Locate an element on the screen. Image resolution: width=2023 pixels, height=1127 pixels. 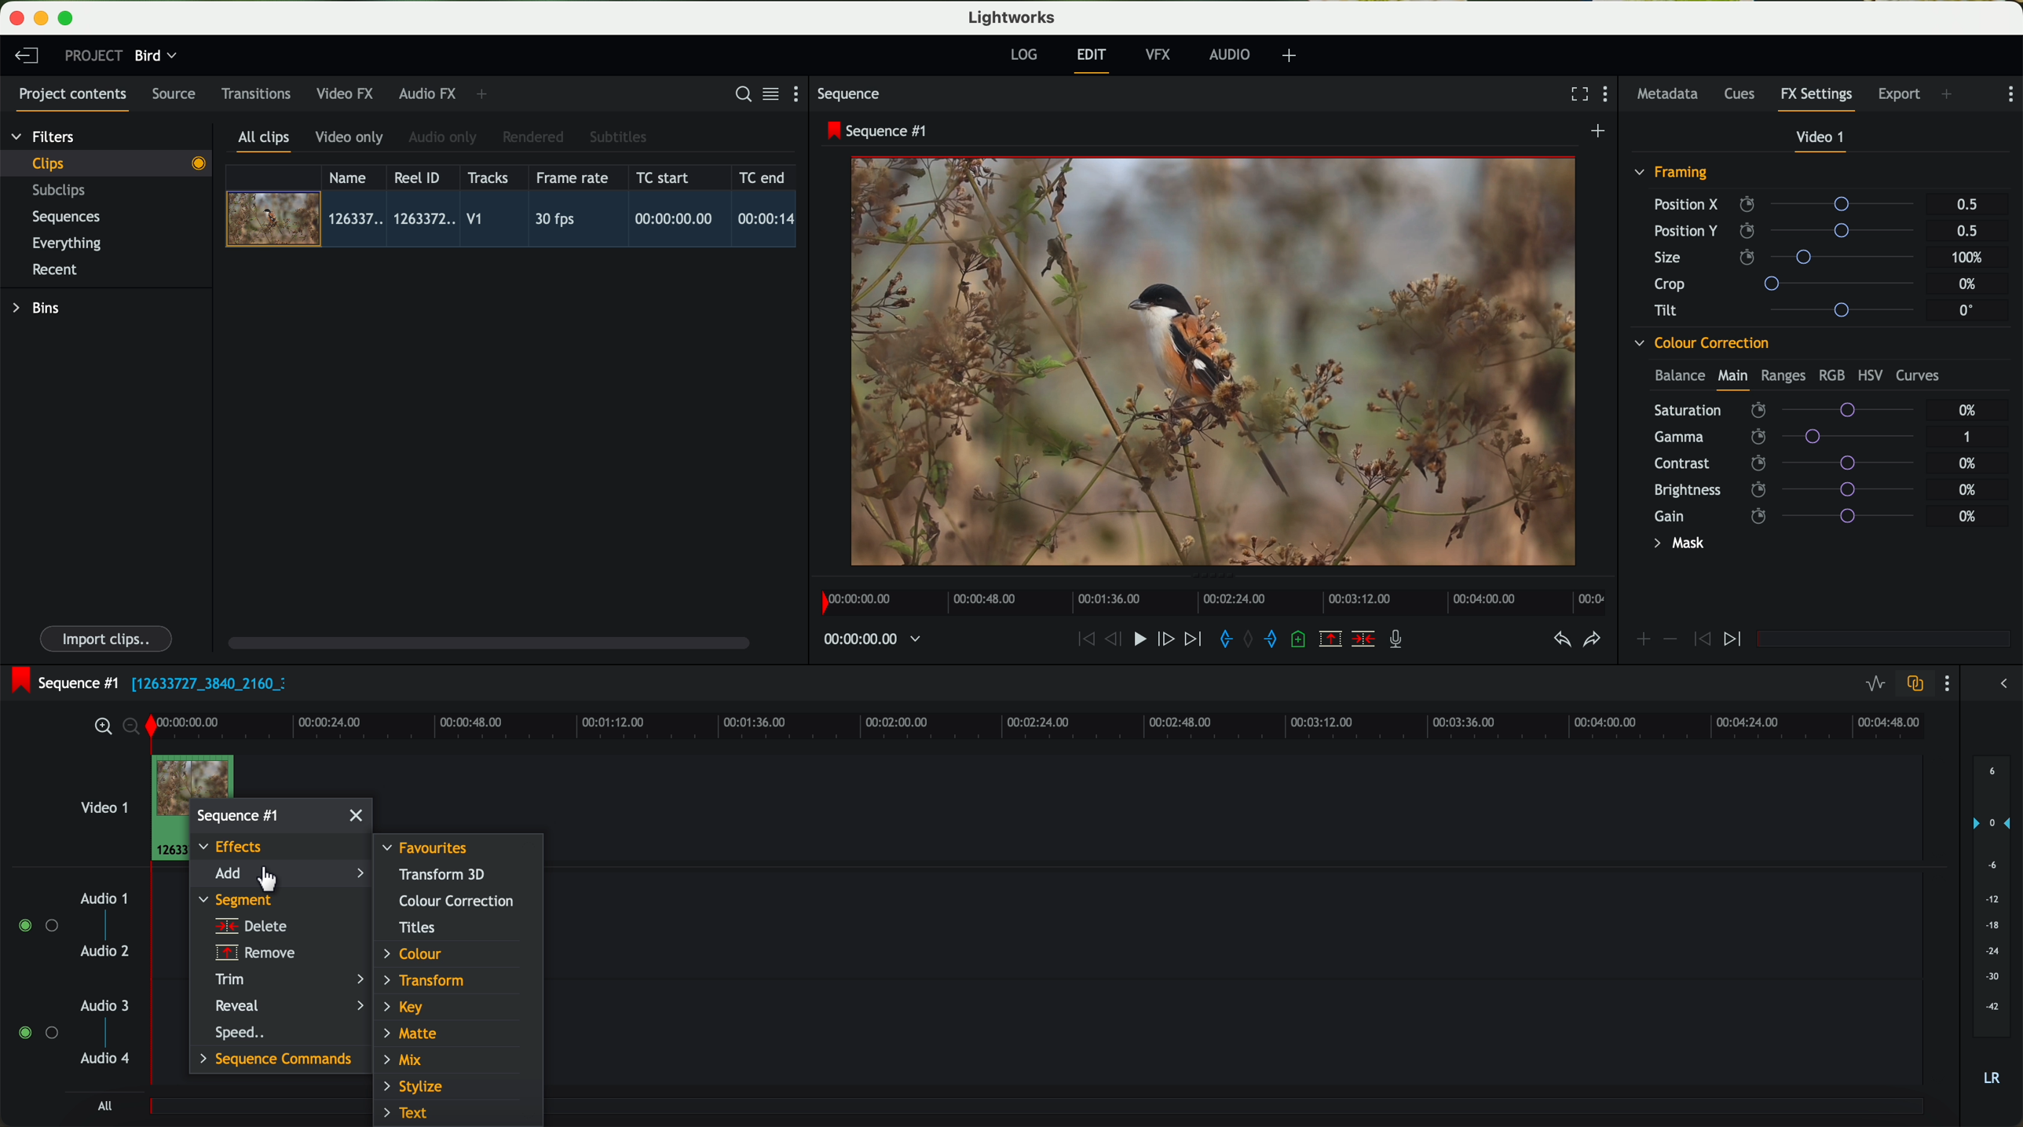
favourites is located at coordinates (426, 848).